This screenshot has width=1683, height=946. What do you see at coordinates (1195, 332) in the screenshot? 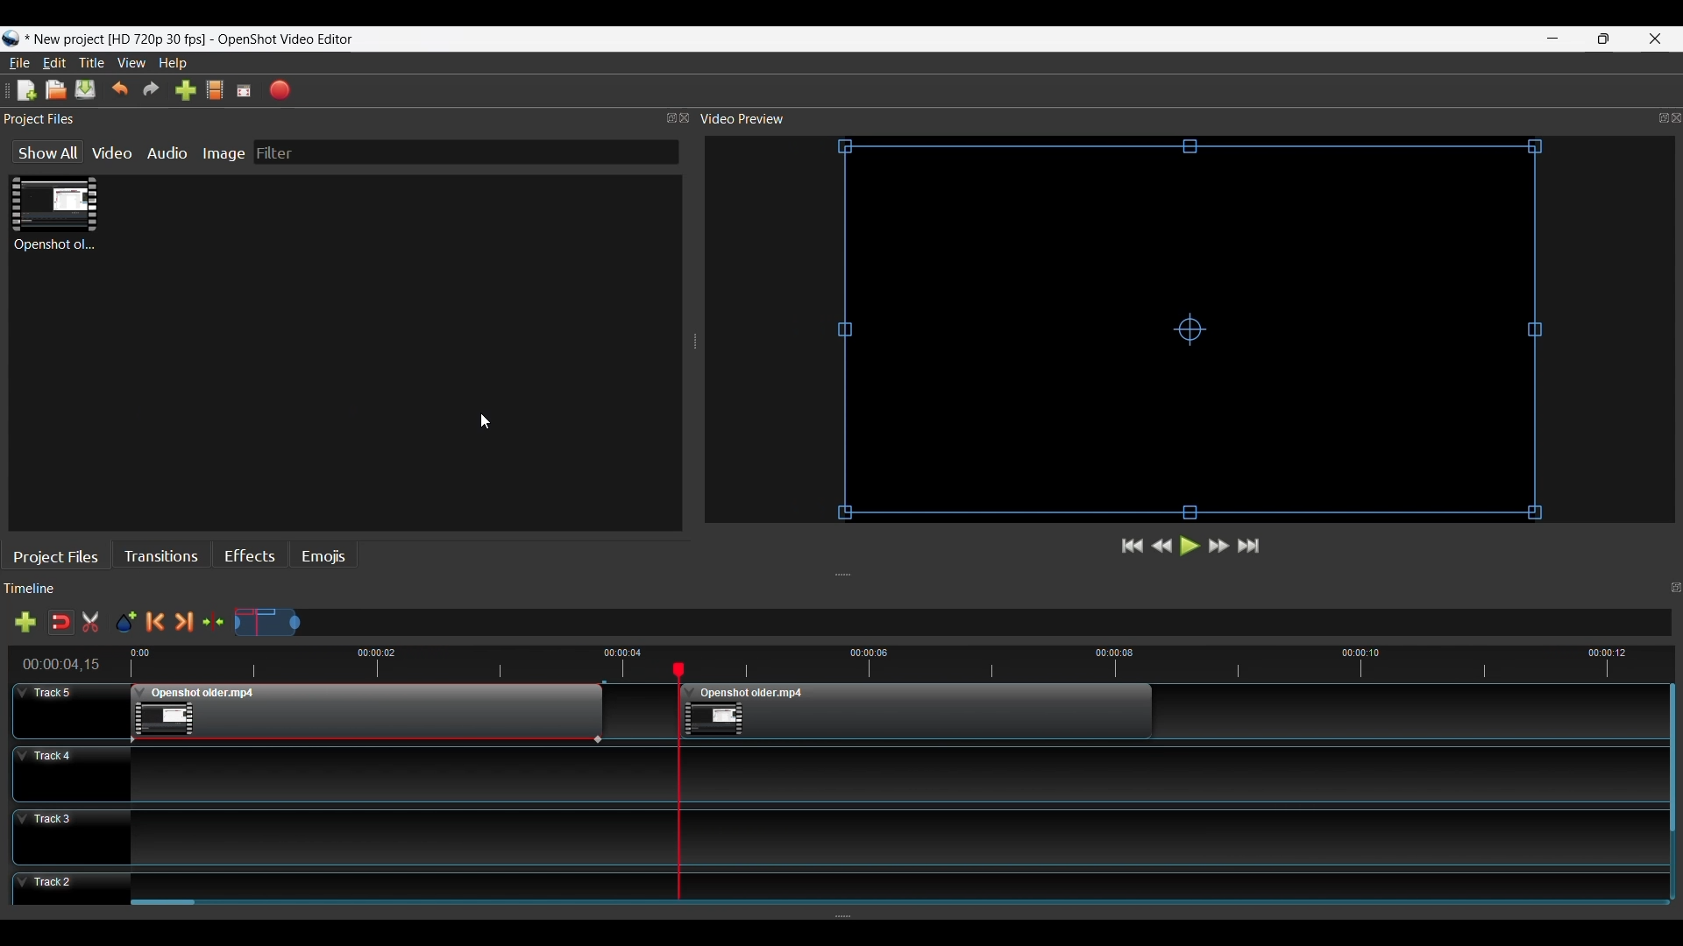
I see `Preview Window` at bounding box center [1195, 332].